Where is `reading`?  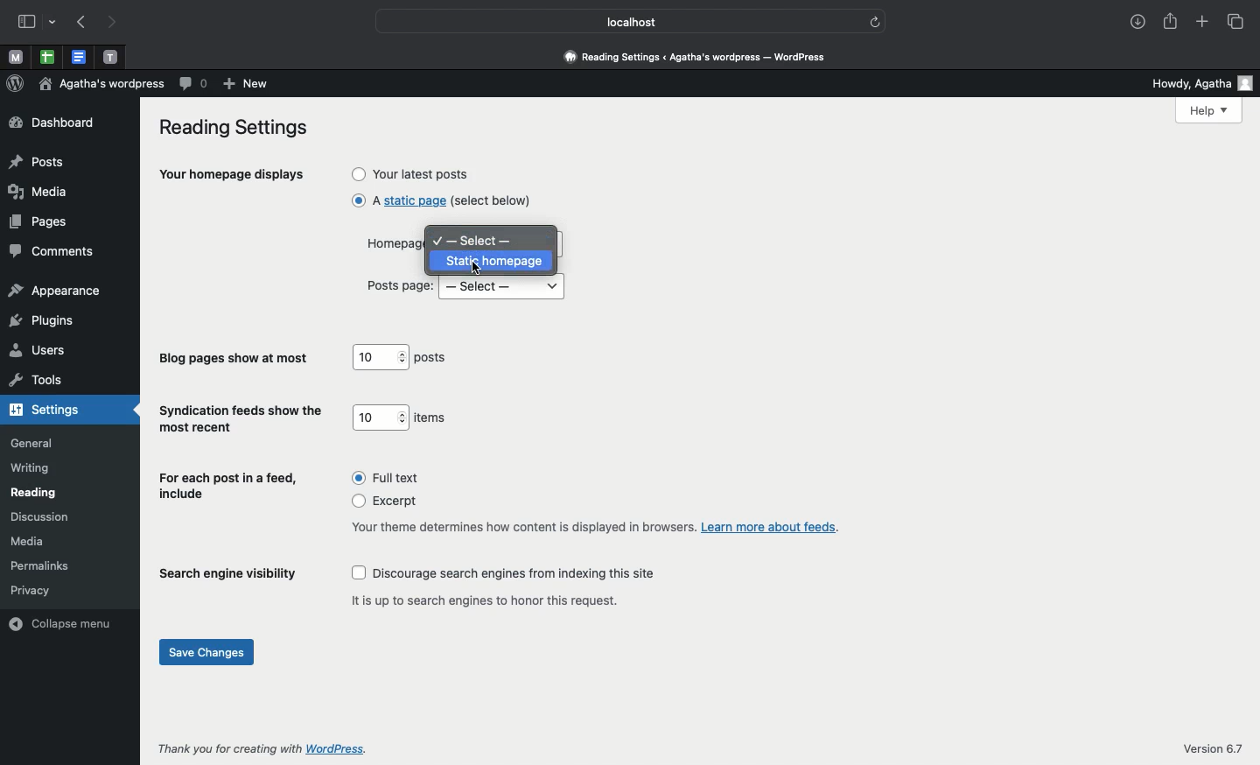 reading is located at coordinates (35, 493).